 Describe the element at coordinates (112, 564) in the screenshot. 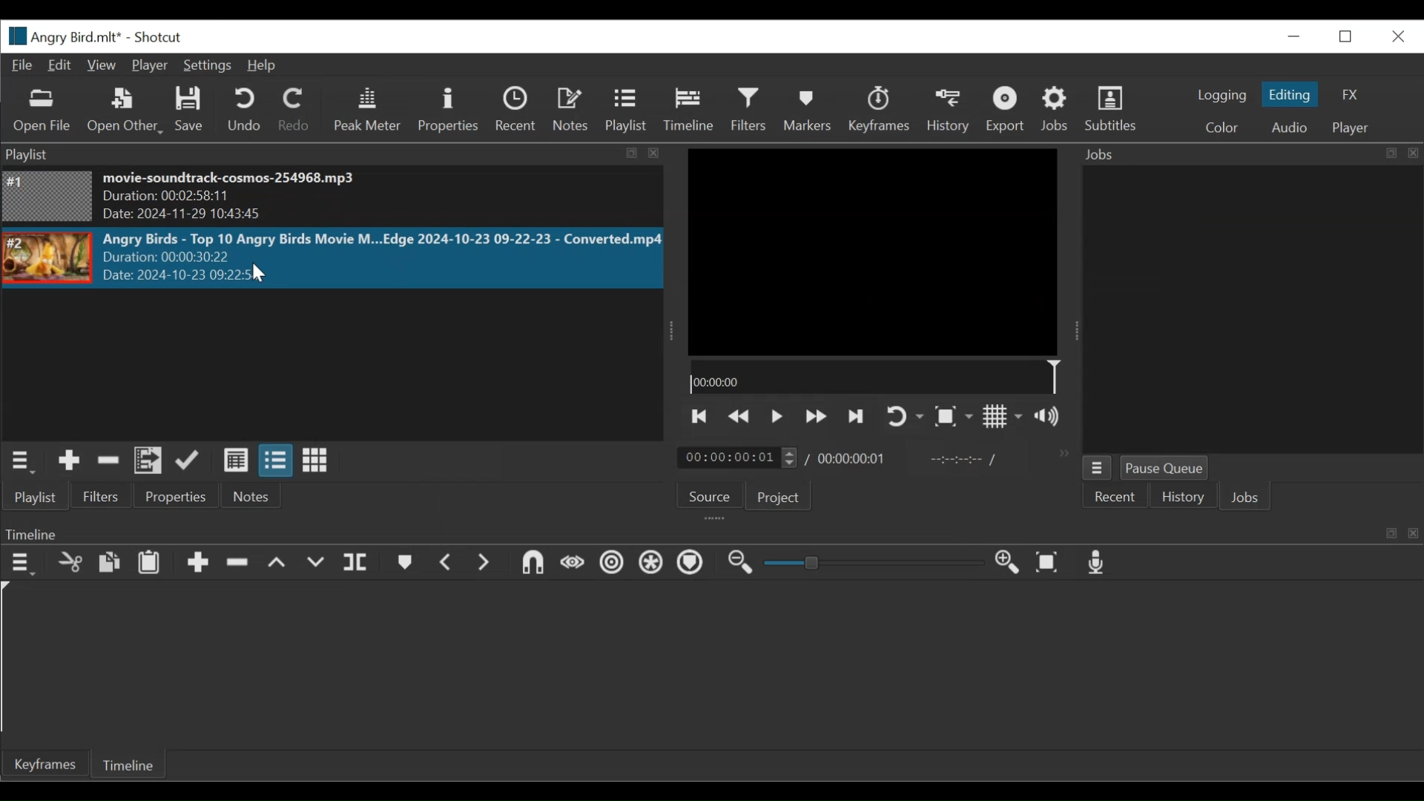

I see `Copy` at that location.